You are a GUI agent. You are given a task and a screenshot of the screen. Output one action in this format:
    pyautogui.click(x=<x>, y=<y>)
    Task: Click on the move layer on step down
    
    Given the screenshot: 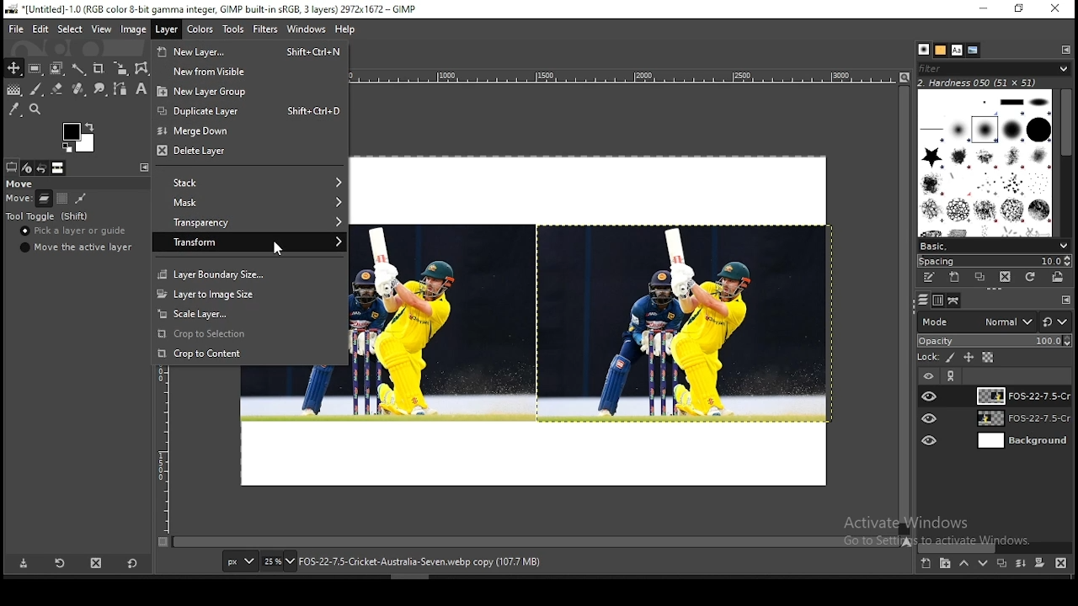 What is the action you would take?
    pyautogui.click(x=984, y=566)
    